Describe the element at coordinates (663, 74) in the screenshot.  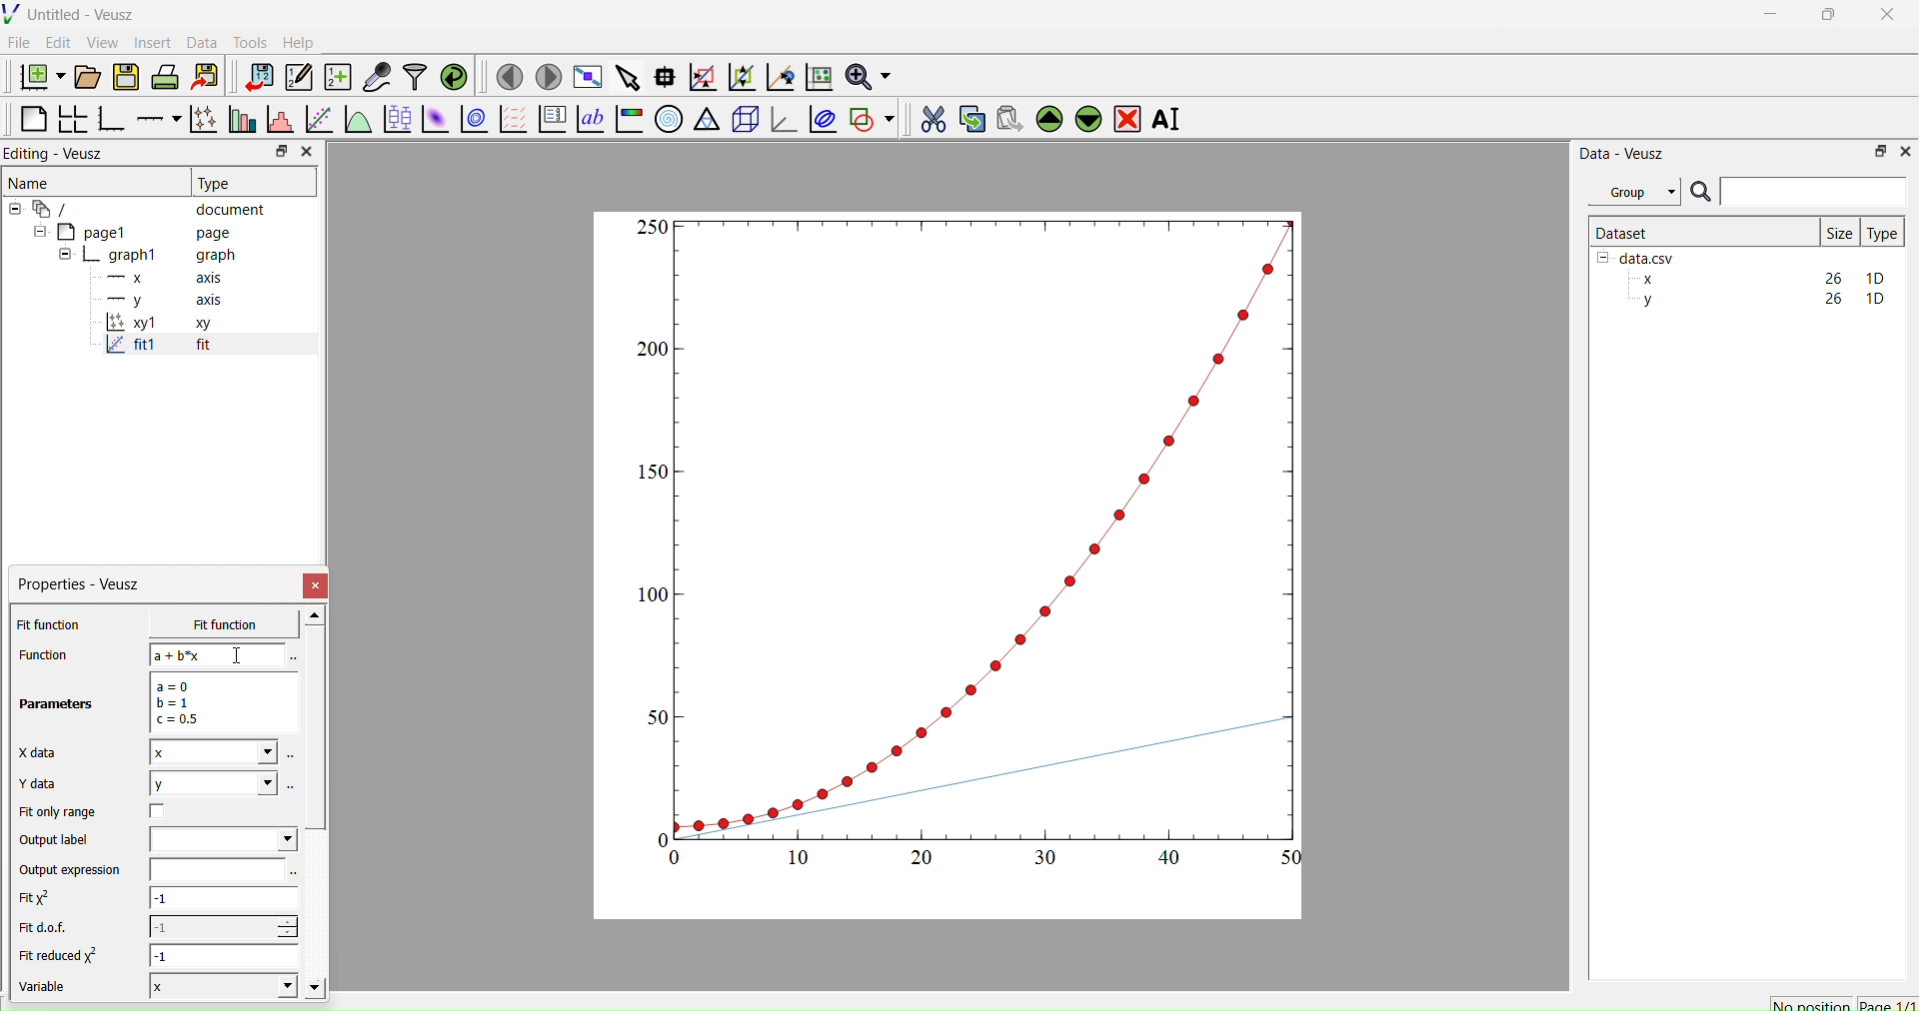
I see `Read data points` at that location.